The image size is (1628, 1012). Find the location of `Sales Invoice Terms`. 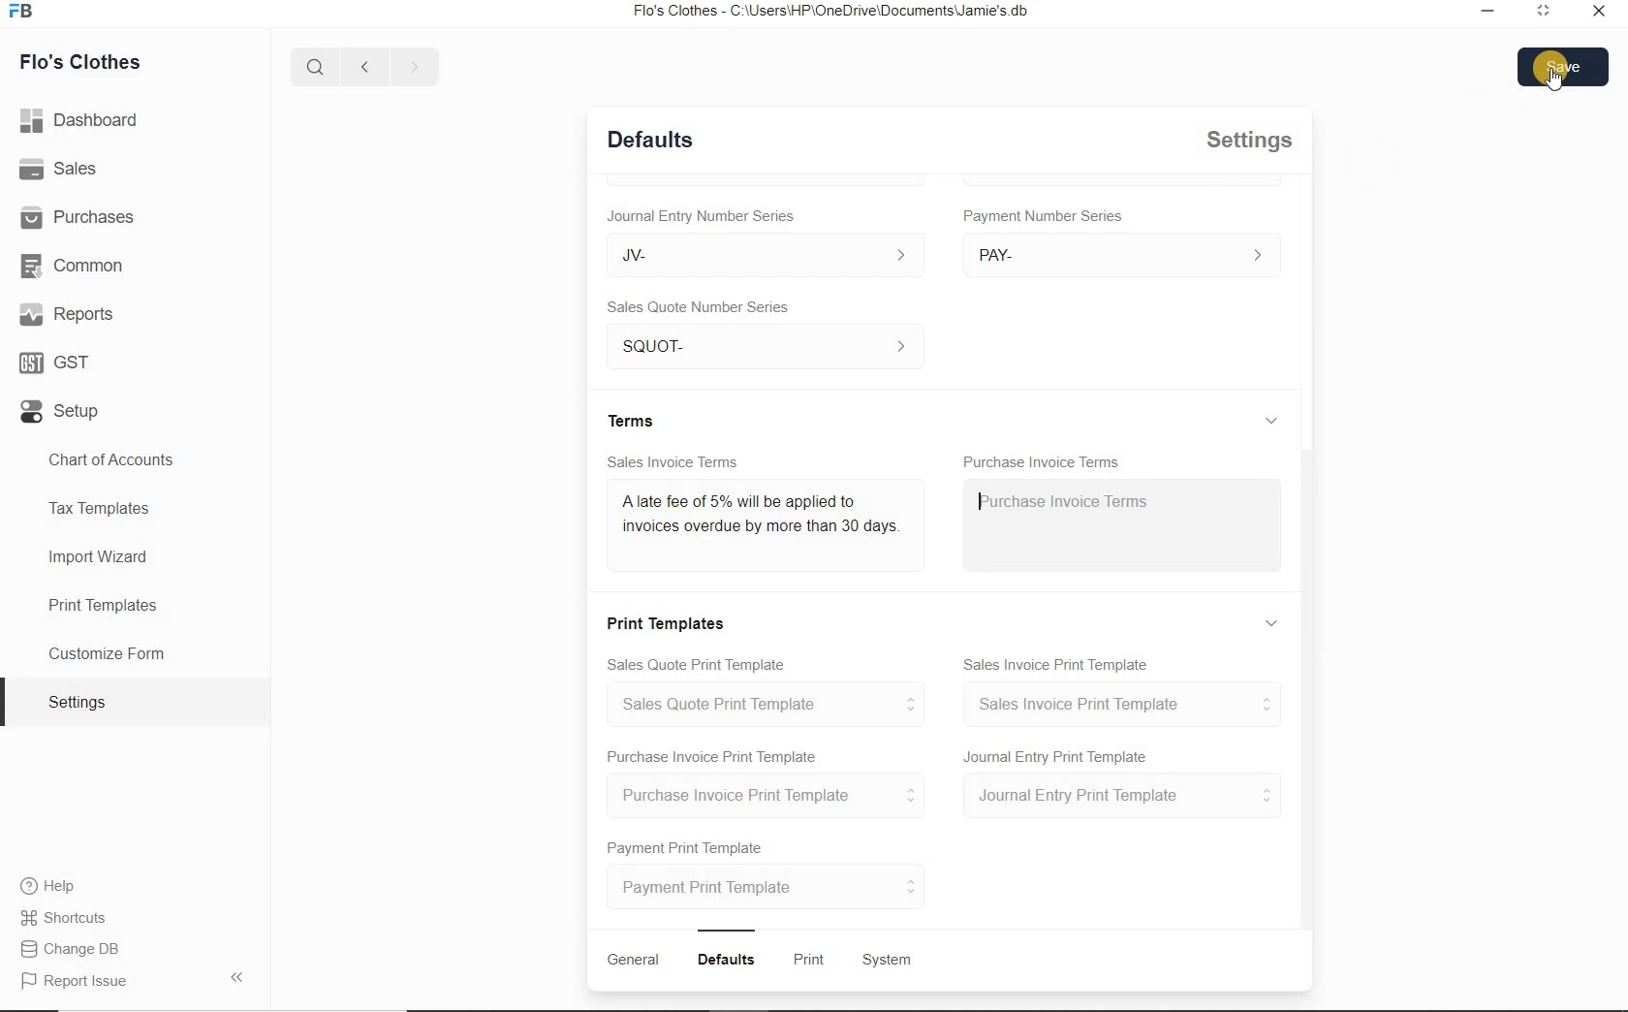

Sales Invoice Terms is located at coordinates (673, 459).